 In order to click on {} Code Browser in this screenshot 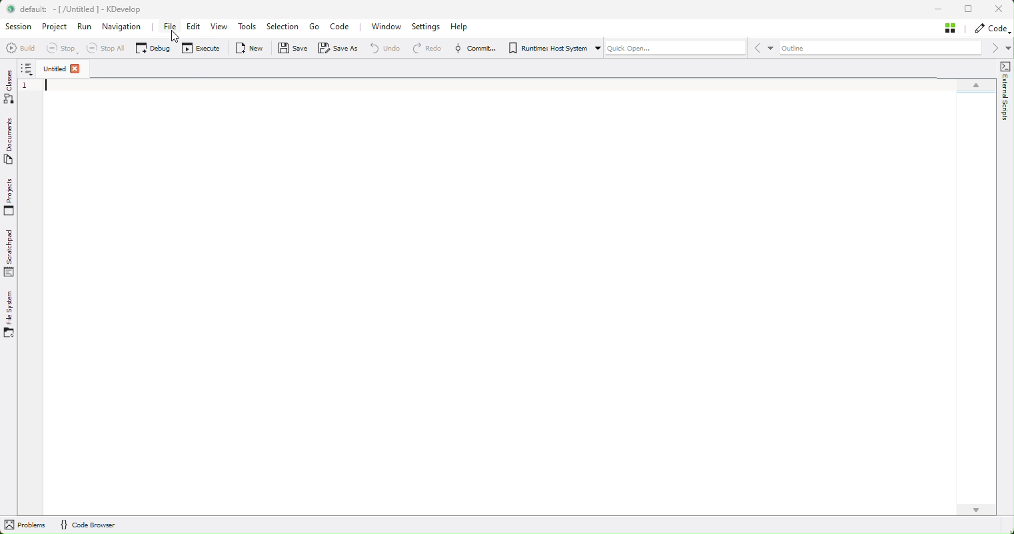, I will do `click(88, 525)`.